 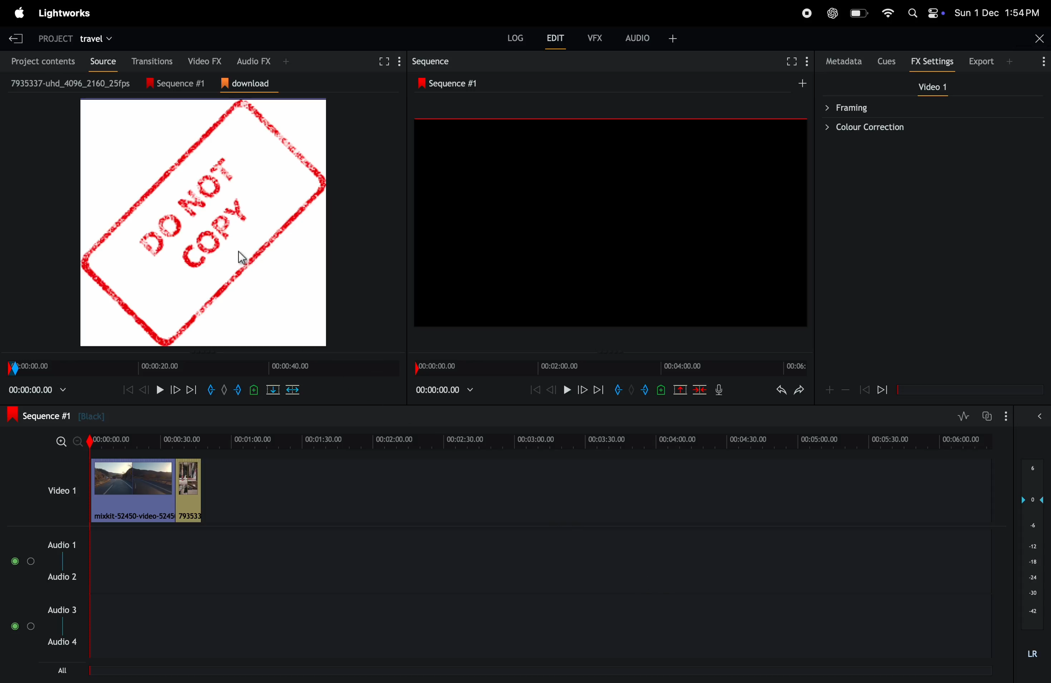 What do you see at coordinates (95, 40) in the screenshot?
I see `travel` at bounding box center [95, 40].